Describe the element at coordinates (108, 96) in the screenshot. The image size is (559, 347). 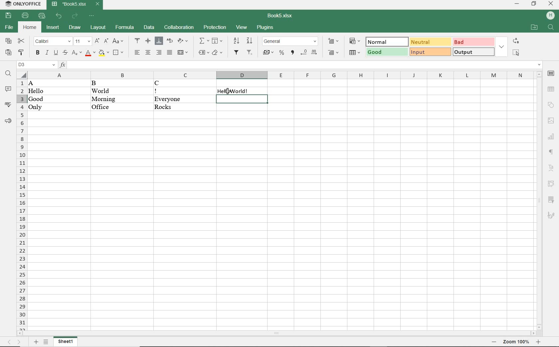
I see `DATA` at that location.